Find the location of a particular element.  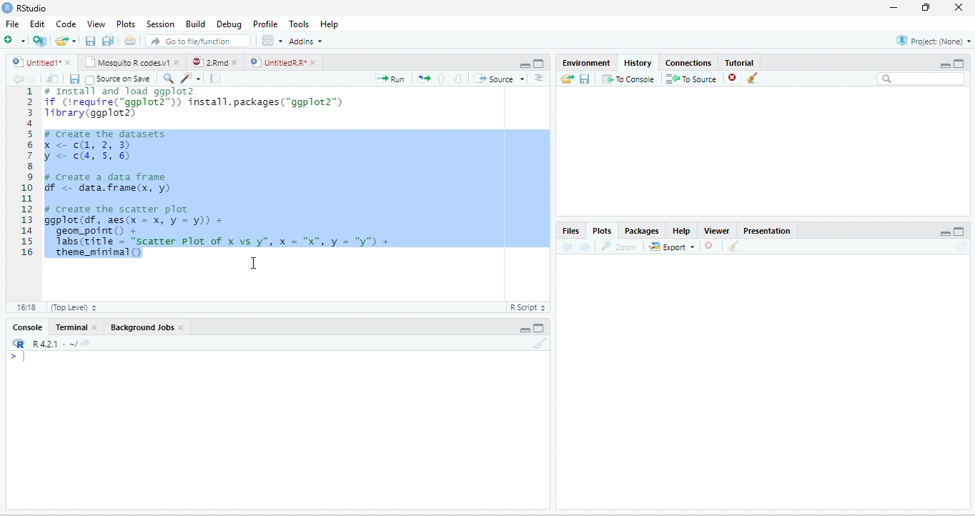

# Install and load ggplot2
if (‘require("ggplot2™)) install.packages("ggplot2”)
1ibrary(ggplot2)
F create the datasets
X <<, 2, 3)
y < cs, 5, 6)
# create a data frame
Gf <- data.frame(x, y)
# Create the scatter plot
ggplot(df, aes(x = x, y = y)) +
geom_point() +
Tabs(title = "scatter Plot of x vs y", x = "x", y = "y") +
‘theme_minimal() is located at coordinates (218, 173).